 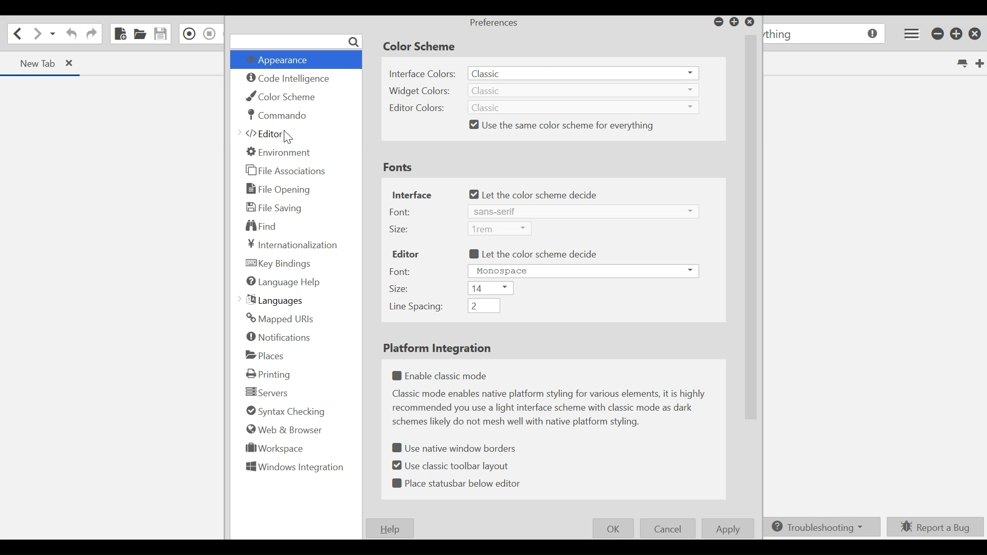 What do you see at coordinates (911, 33) in the screenshot?
I see `Application menu` at bounding box center [911, 33].